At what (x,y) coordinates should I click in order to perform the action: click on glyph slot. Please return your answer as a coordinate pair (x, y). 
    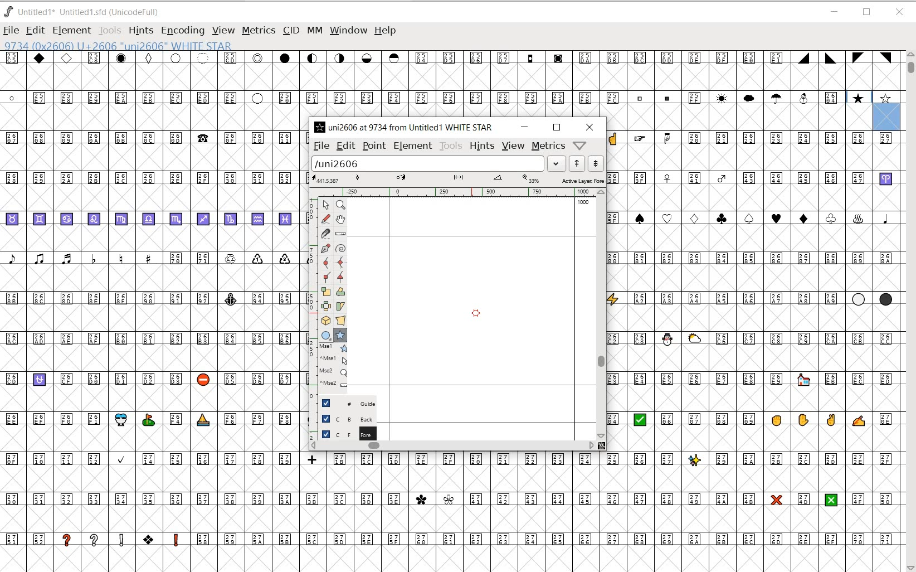
    Looking at the image, I should click on (888, 112).